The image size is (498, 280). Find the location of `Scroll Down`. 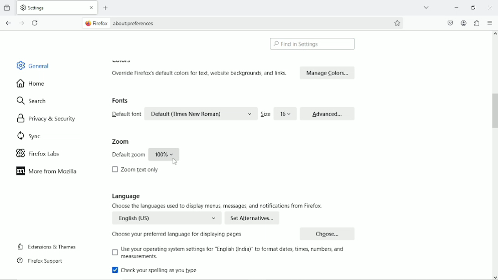

Scroll Down is located at coordinates (495, 277).